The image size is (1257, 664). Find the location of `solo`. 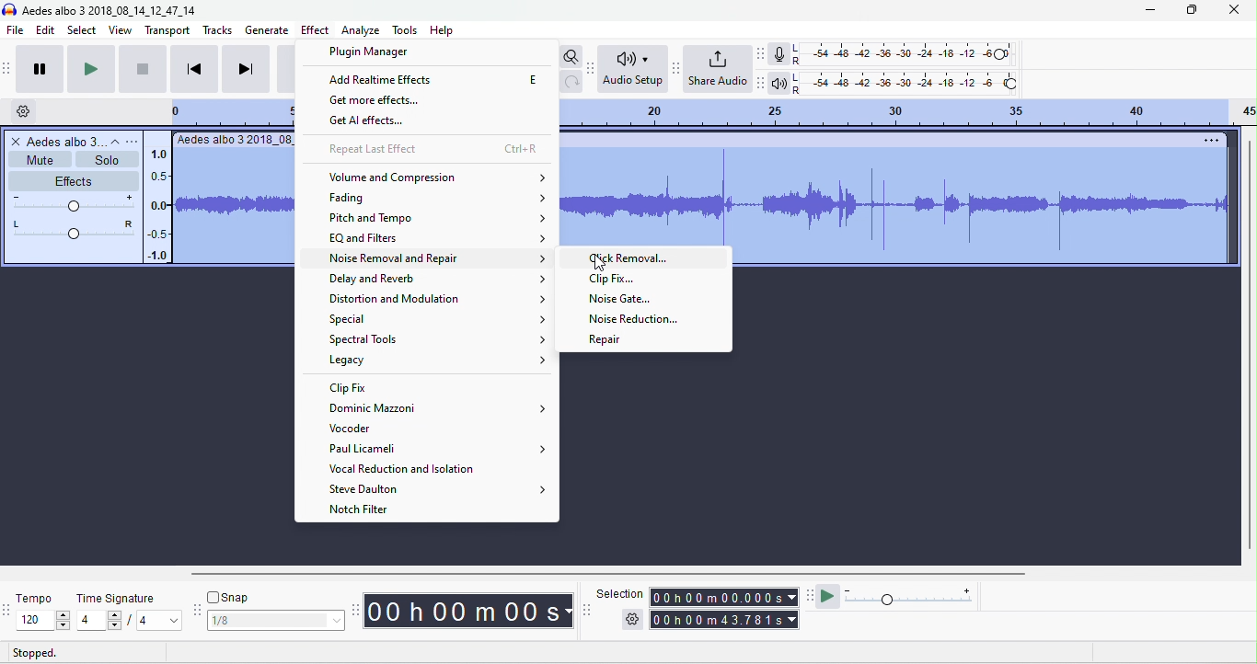

solo is located at coordinates (106, 160).